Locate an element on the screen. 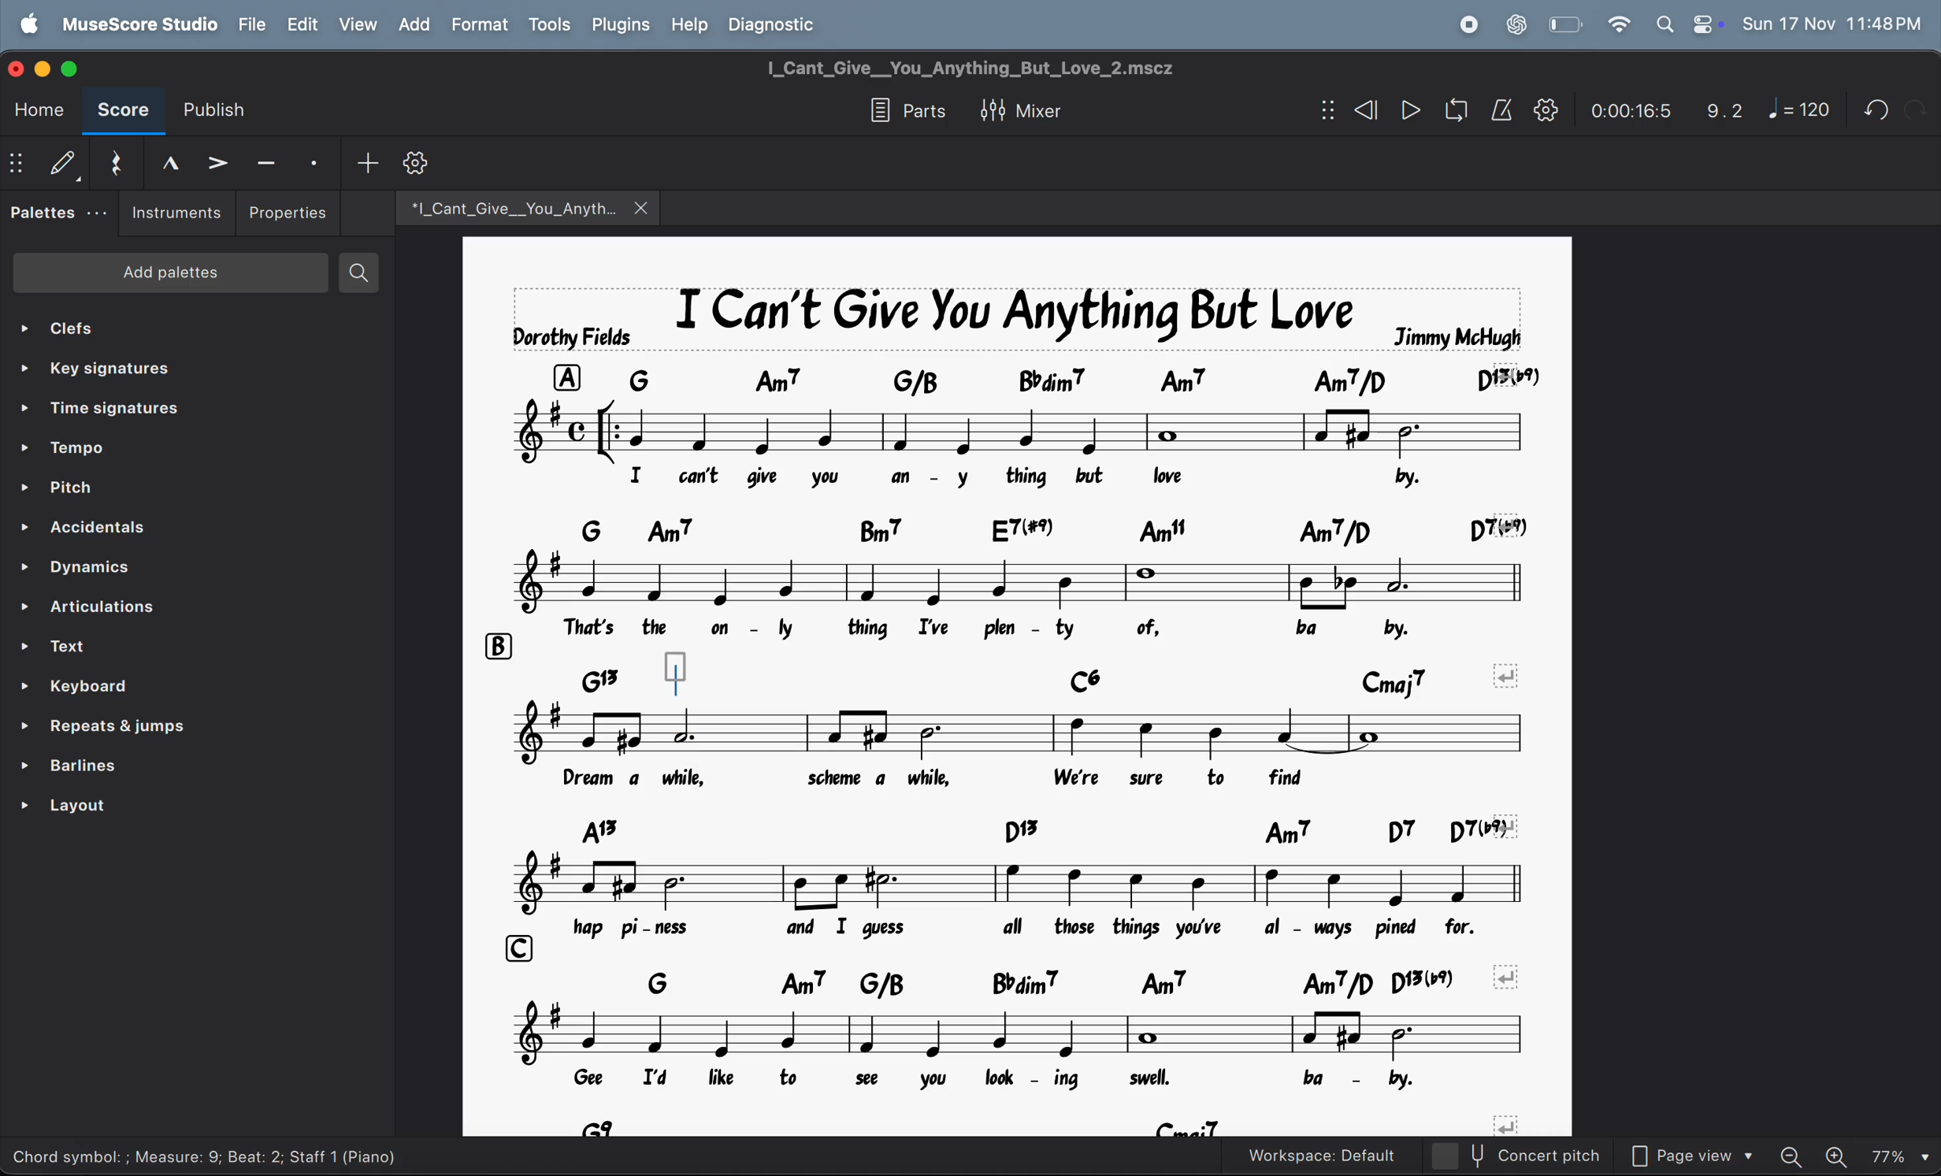 The image size is (1941, 1176). c row is located at coordinates (514, 946).